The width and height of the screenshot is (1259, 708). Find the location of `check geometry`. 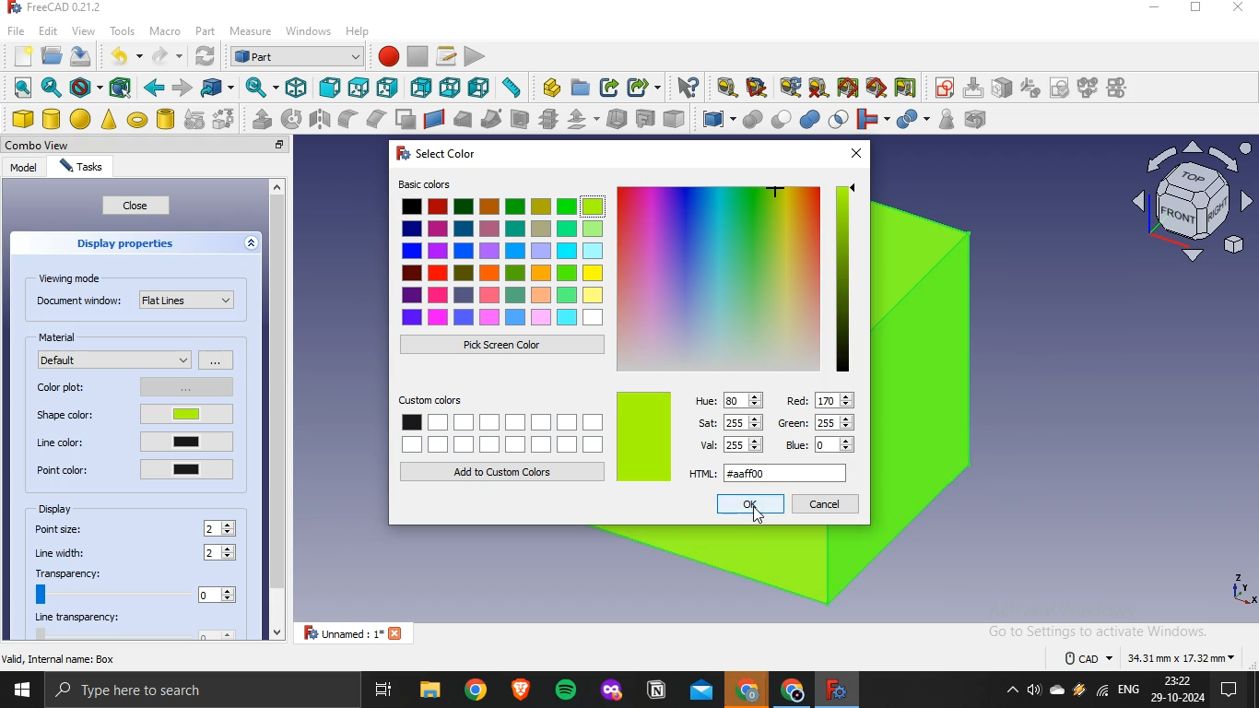

check geometry is located at coordinates (946, 119).